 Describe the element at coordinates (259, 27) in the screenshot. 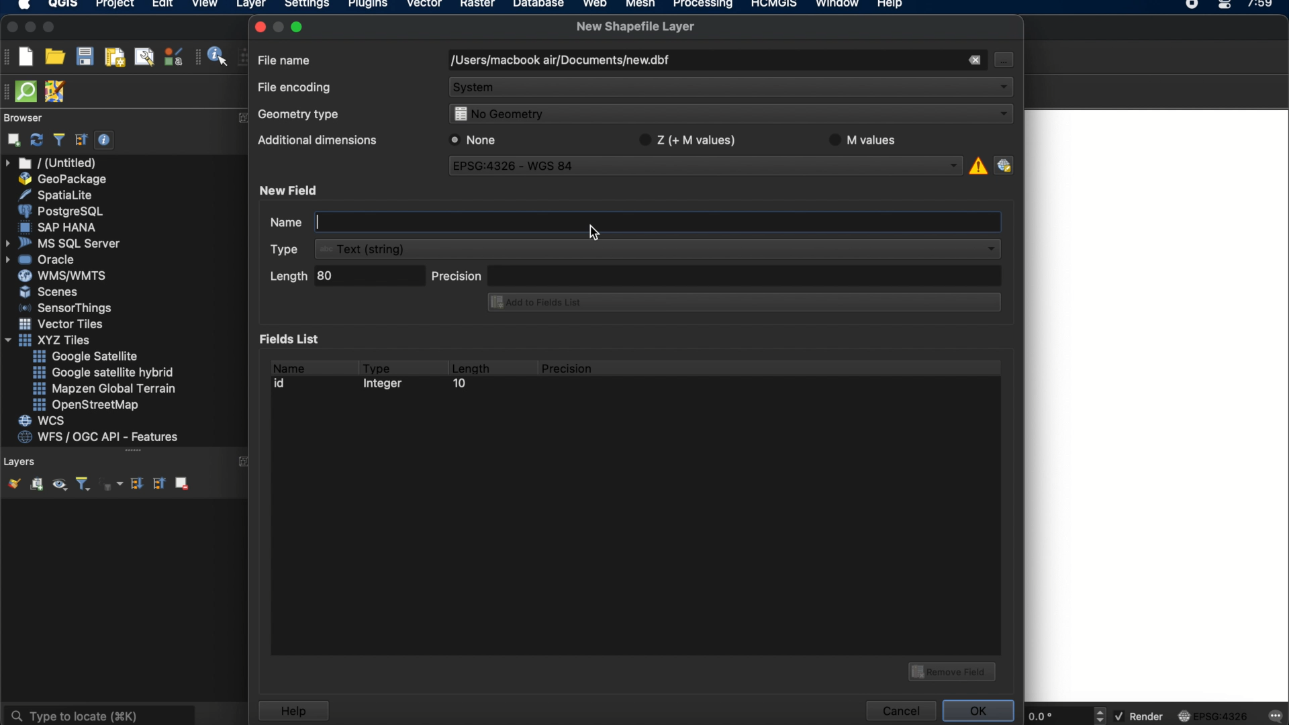

I see `close` at that location.